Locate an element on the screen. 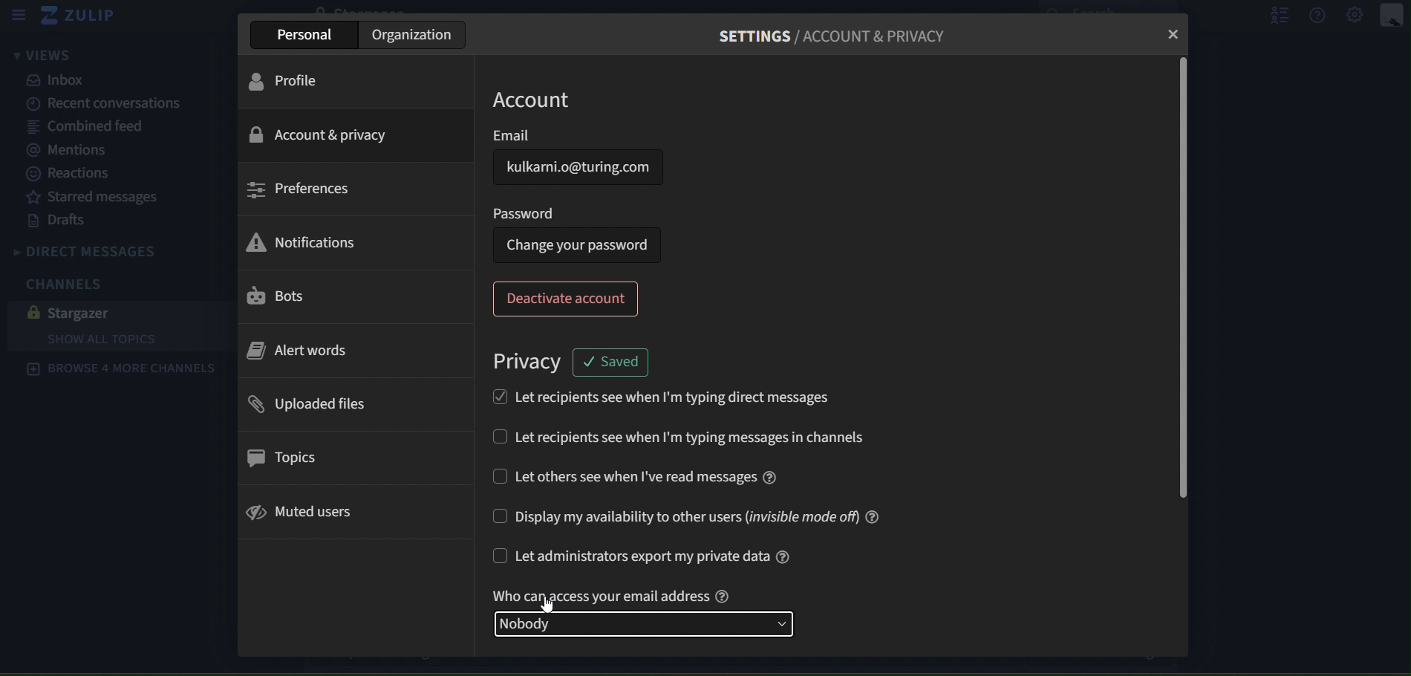 The width and height of the screenshot is (1411, 676). topics is located at coordinates (279, 458).